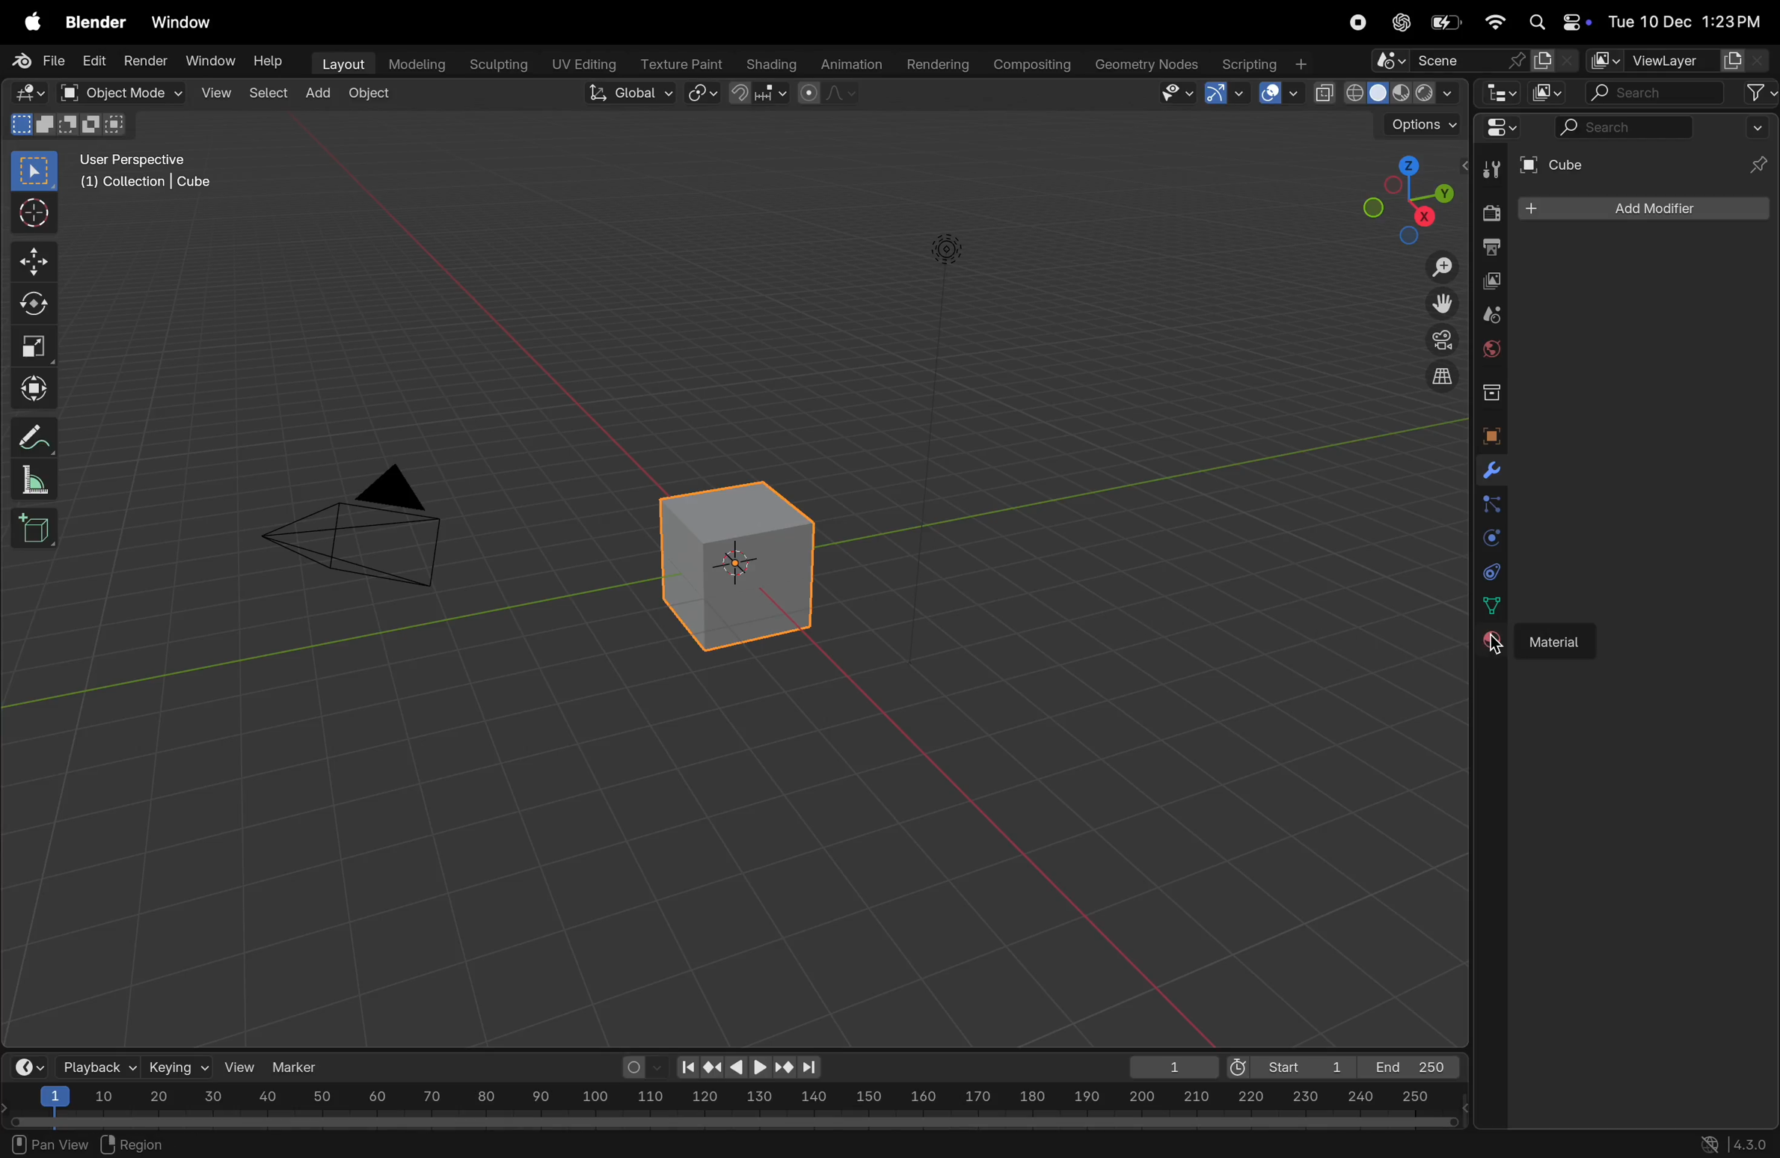  I want to click on camera, so click(1439, 340).